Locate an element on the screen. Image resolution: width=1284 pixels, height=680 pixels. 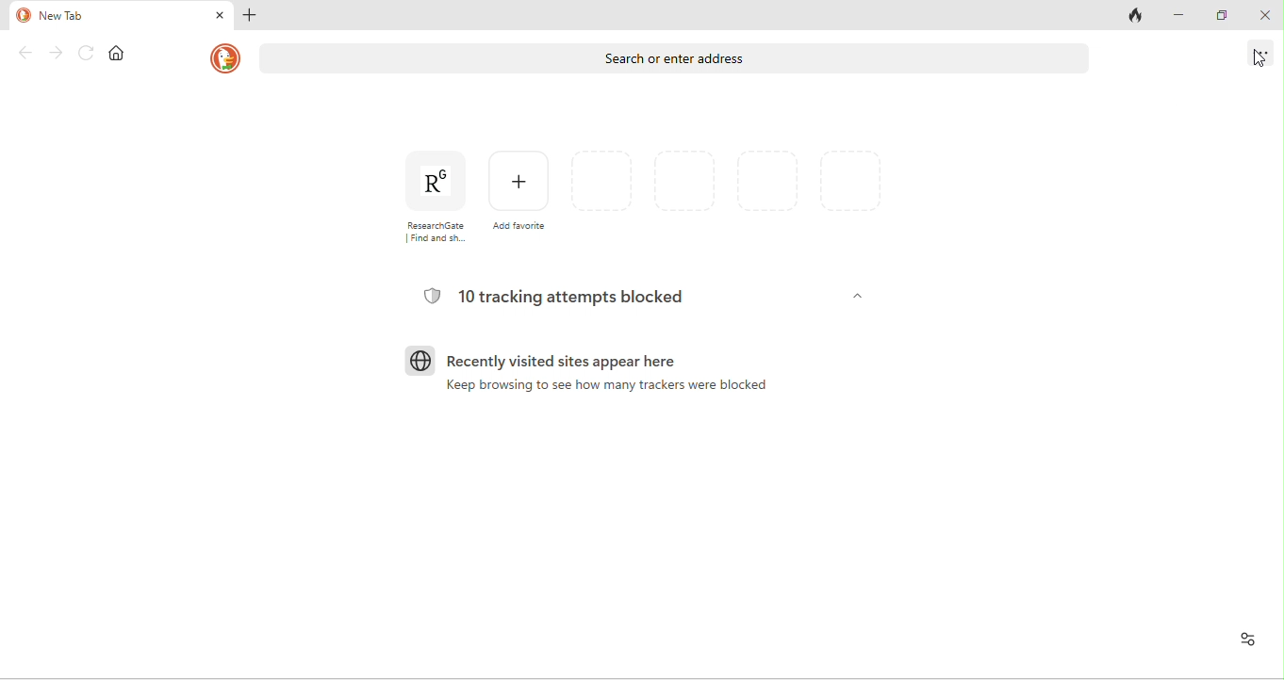
tracking logo is located at coordinates (432, 296).